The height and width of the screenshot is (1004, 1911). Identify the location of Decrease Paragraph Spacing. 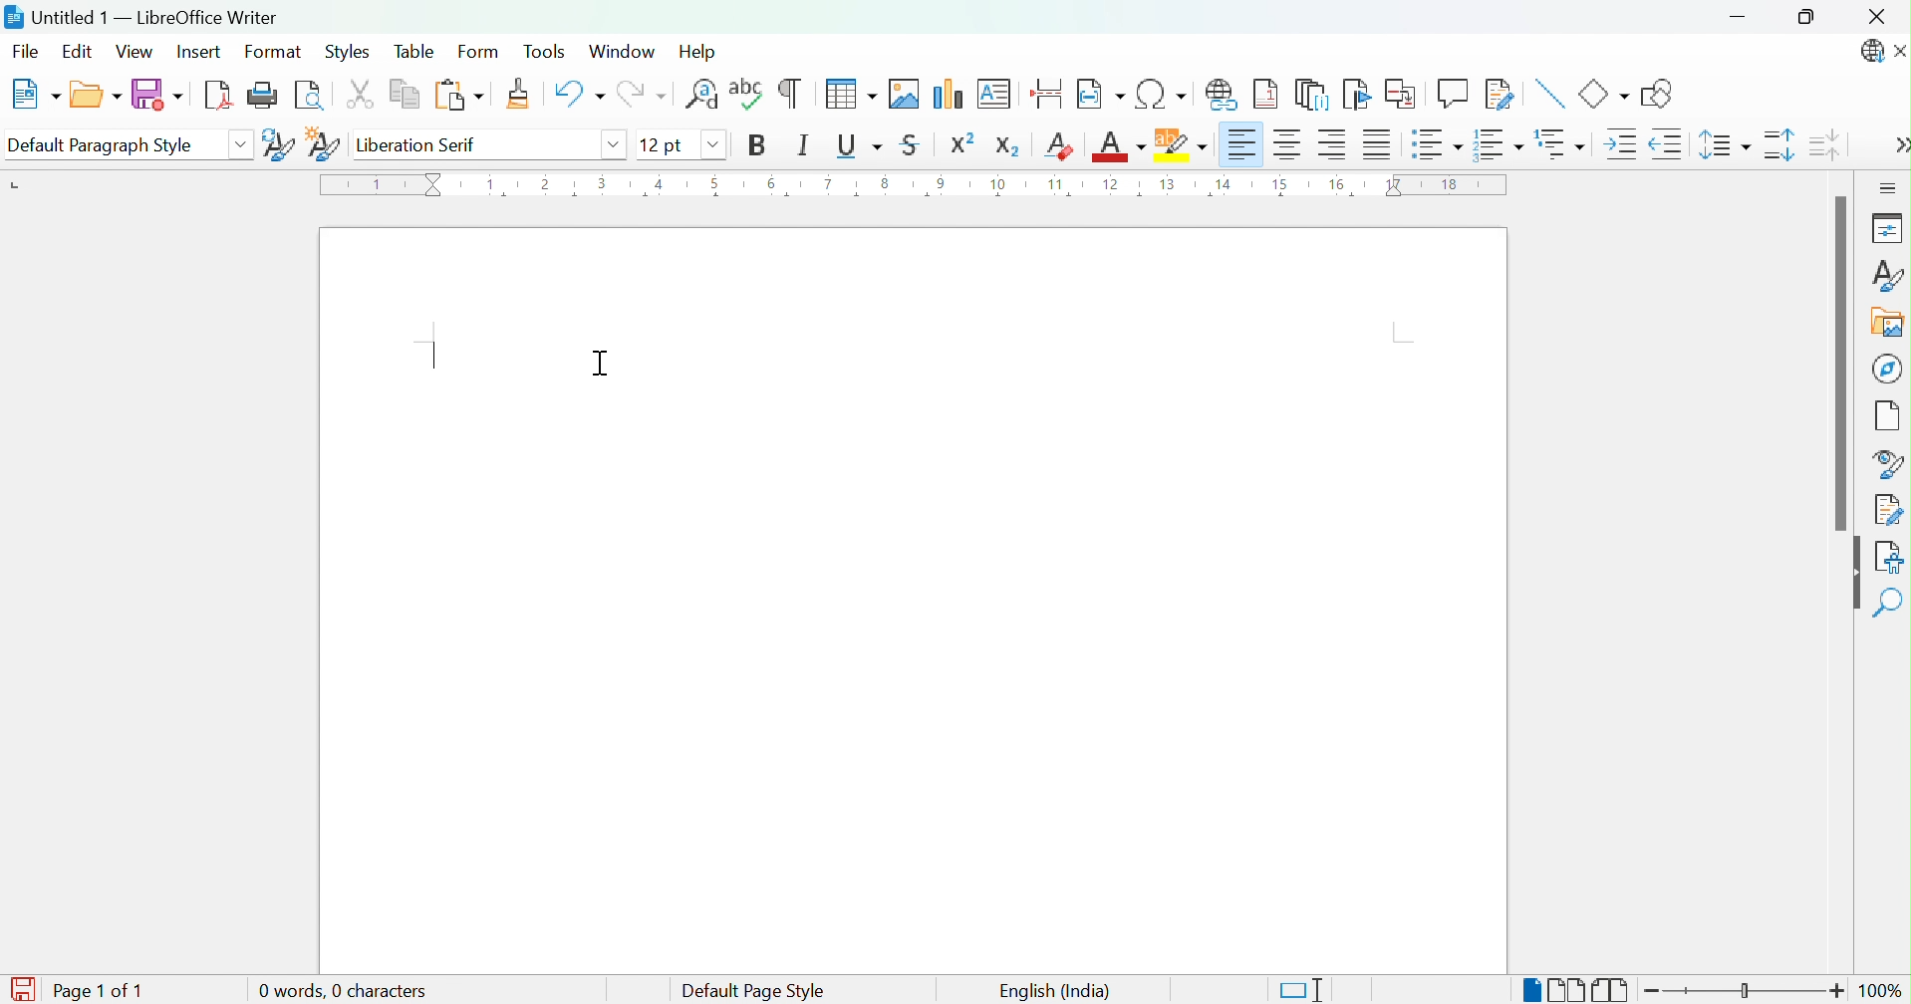
(1827, 144).